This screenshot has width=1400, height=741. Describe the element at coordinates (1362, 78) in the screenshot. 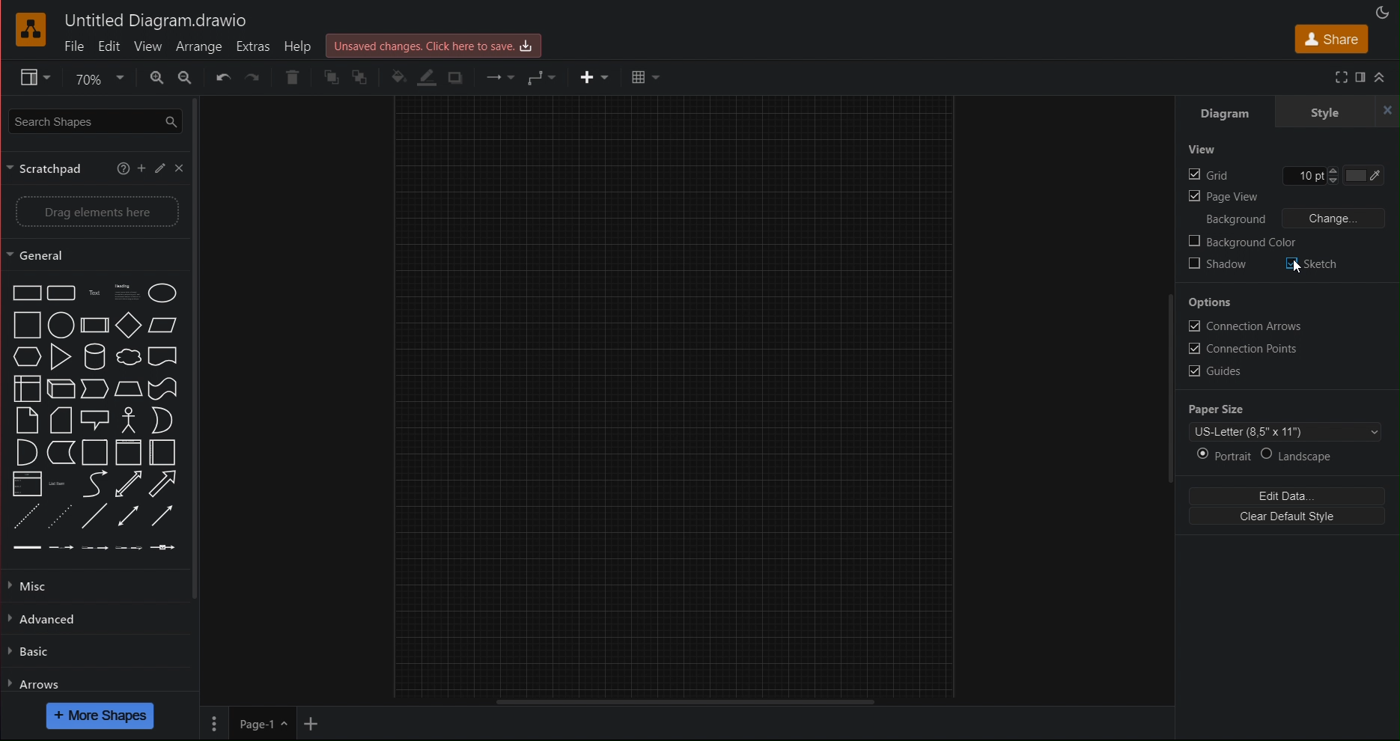

I see `Format` at that location.